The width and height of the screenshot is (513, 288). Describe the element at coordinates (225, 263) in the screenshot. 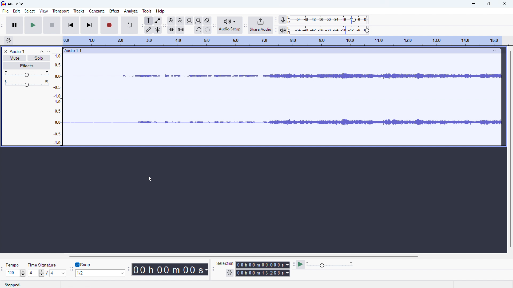

I see `Selection` at that location.